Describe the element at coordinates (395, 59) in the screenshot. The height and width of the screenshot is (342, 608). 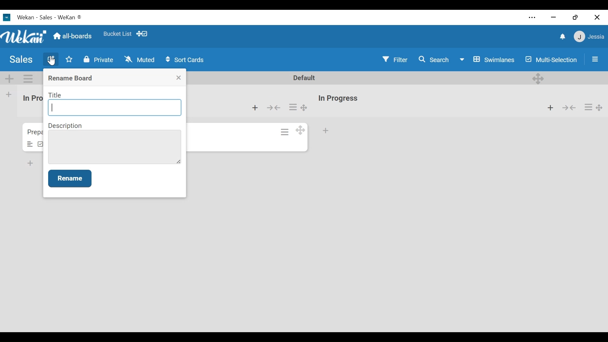
I see `Filter` at that location.